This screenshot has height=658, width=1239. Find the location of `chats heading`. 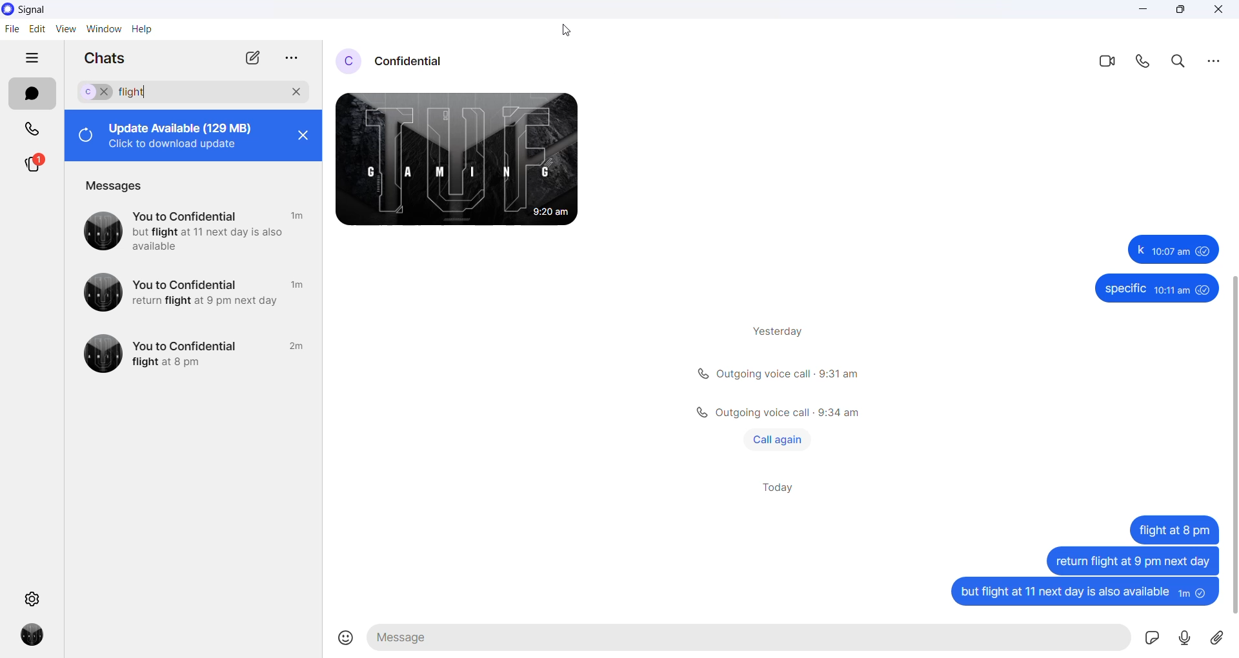

chats heading is located at coordinates (106, 57).